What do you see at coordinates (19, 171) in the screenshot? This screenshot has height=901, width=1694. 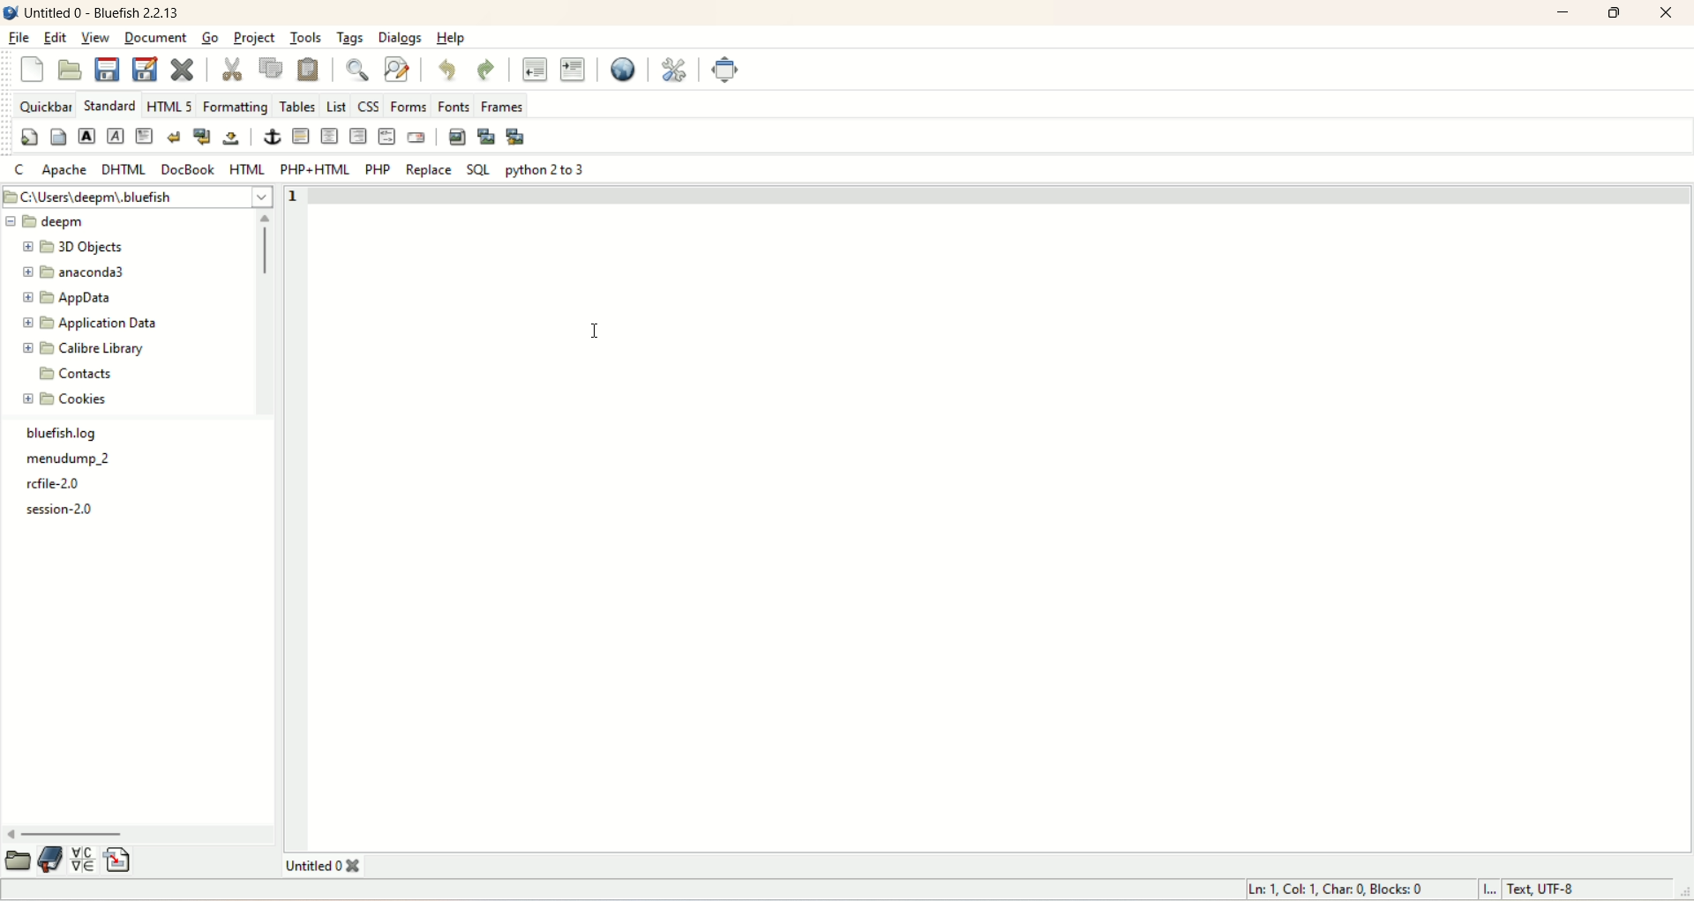 I see `C` at bounding box center [19, 171].